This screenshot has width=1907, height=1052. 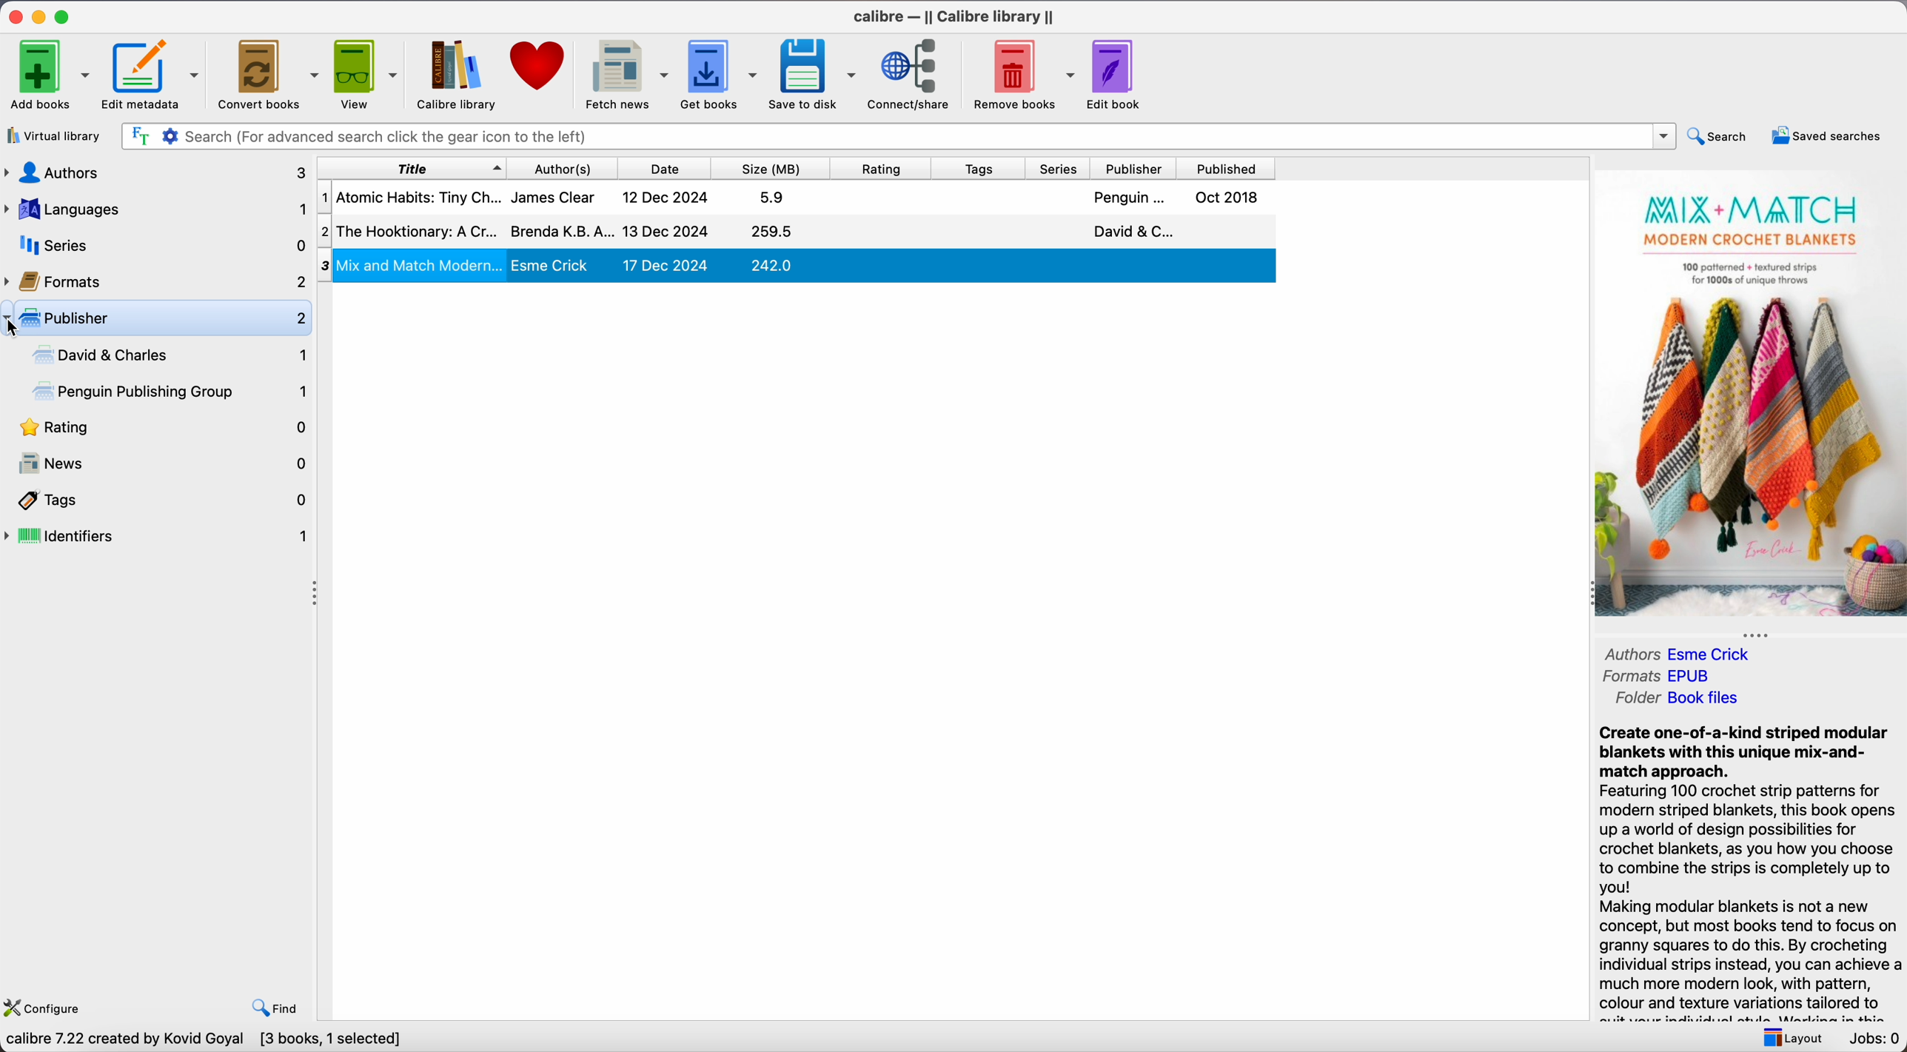 I want to click on search bar, so click(x=896, y=136).